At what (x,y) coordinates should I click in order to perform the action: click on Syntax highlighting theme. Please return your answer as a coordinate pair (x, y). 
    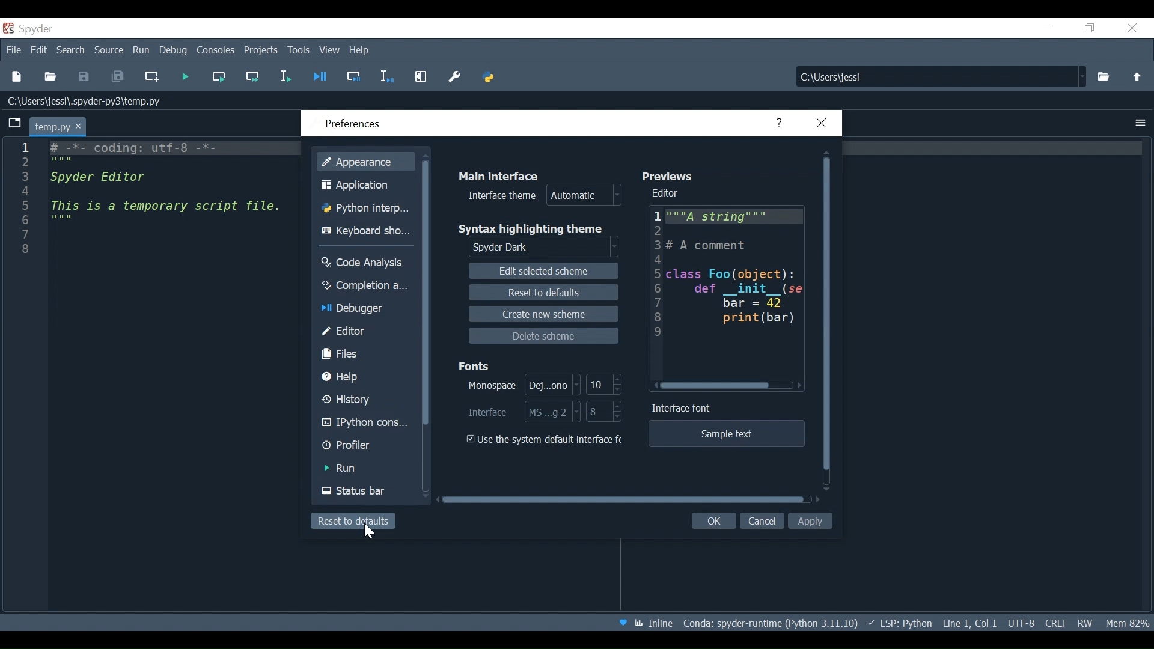
    Looking at the image, I should click on (532, 228).